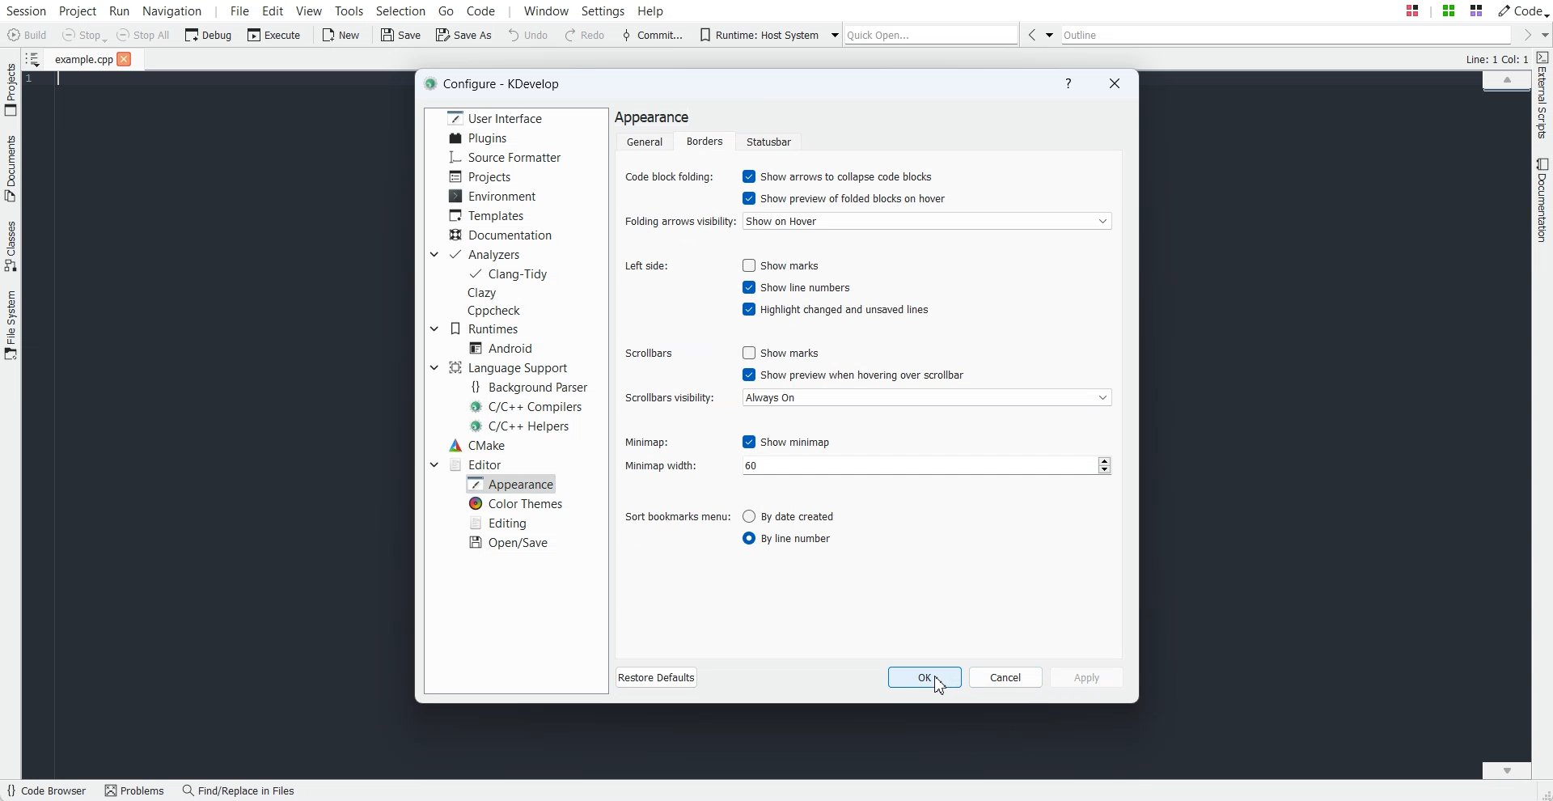 Image resolution: width=1553 pixels, height=801 pixels. What do you see at coordinates (125, 58) in the screenshot?
I see `Close` at bounding box center [125, 58].